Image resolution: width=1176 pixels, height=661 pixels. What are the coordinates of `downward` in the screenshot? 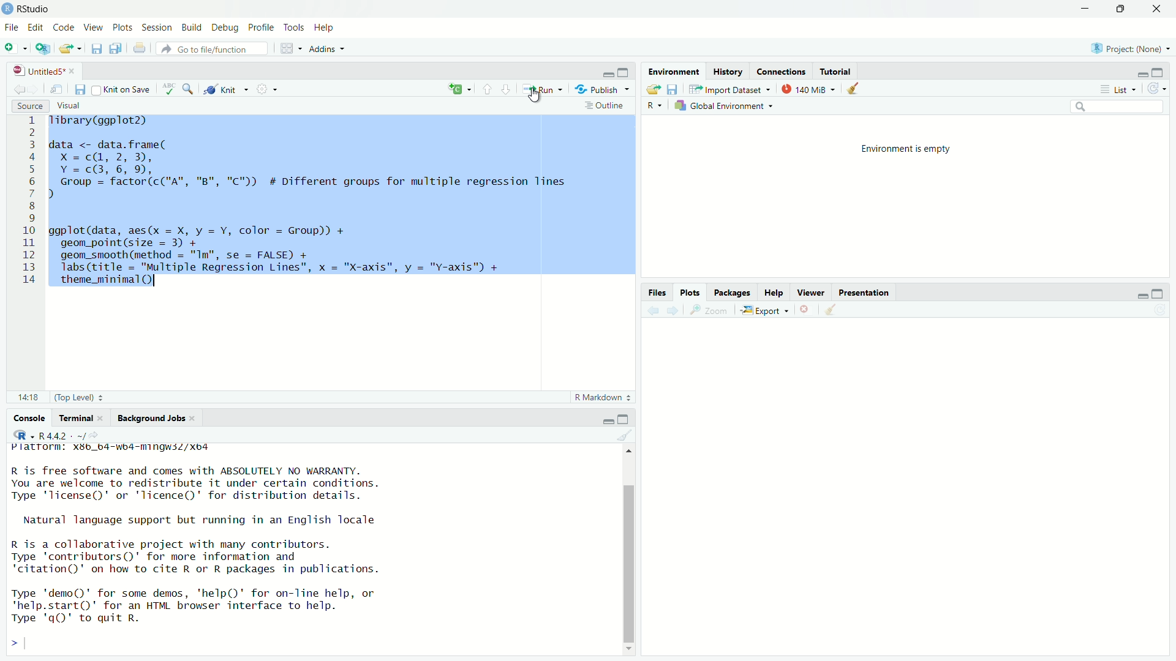 It's located at (509, 91).